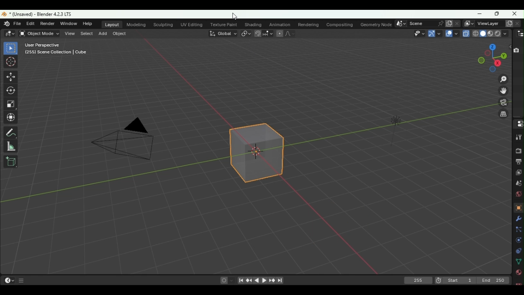 This screenshot has width=524, height=295. I want to click on Final frame of the playback/rendering range, so click(492, 281).